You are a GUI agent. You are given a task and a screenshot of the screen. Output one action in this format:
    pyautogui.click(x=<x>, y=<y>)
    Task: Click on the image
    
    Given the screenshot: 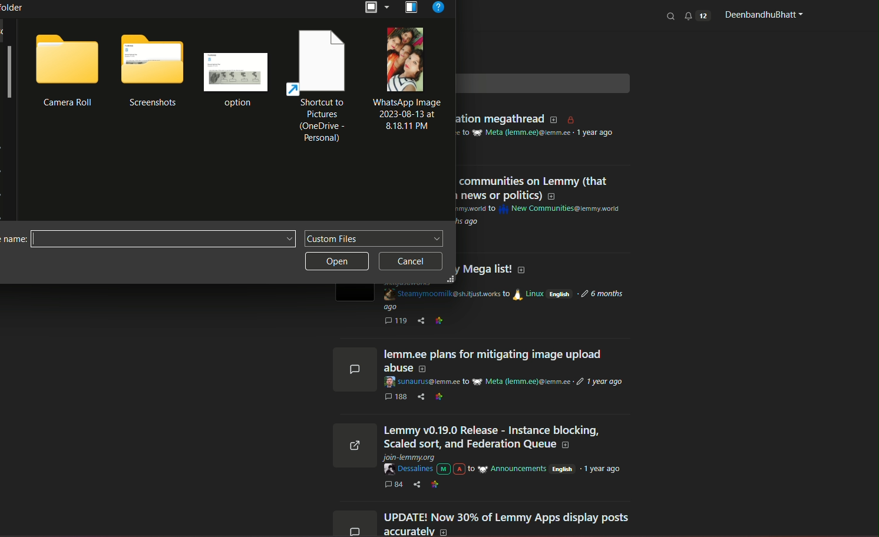 What is the action you would take?
    pyautogui.click(x=405, y=59)
    